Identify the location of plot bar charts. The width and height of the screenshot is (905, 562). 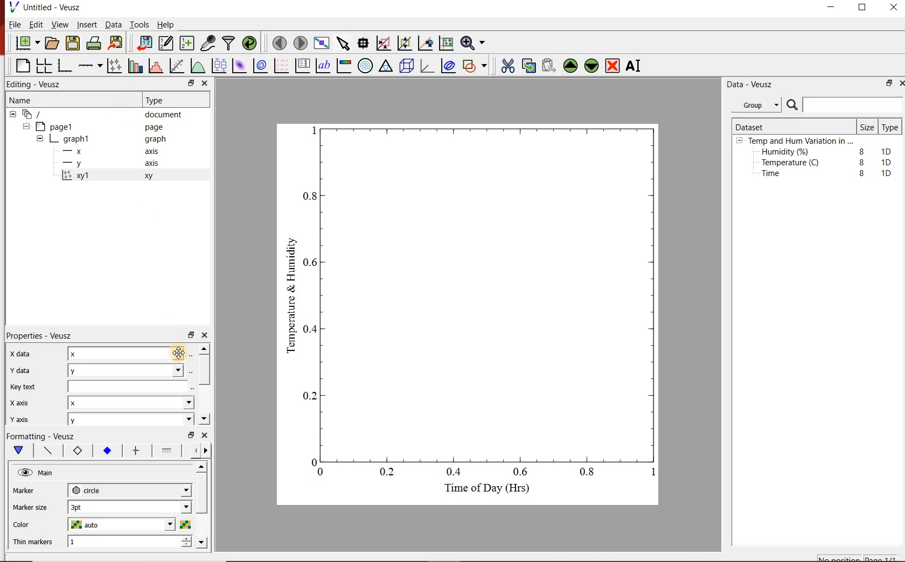
(136, 64).